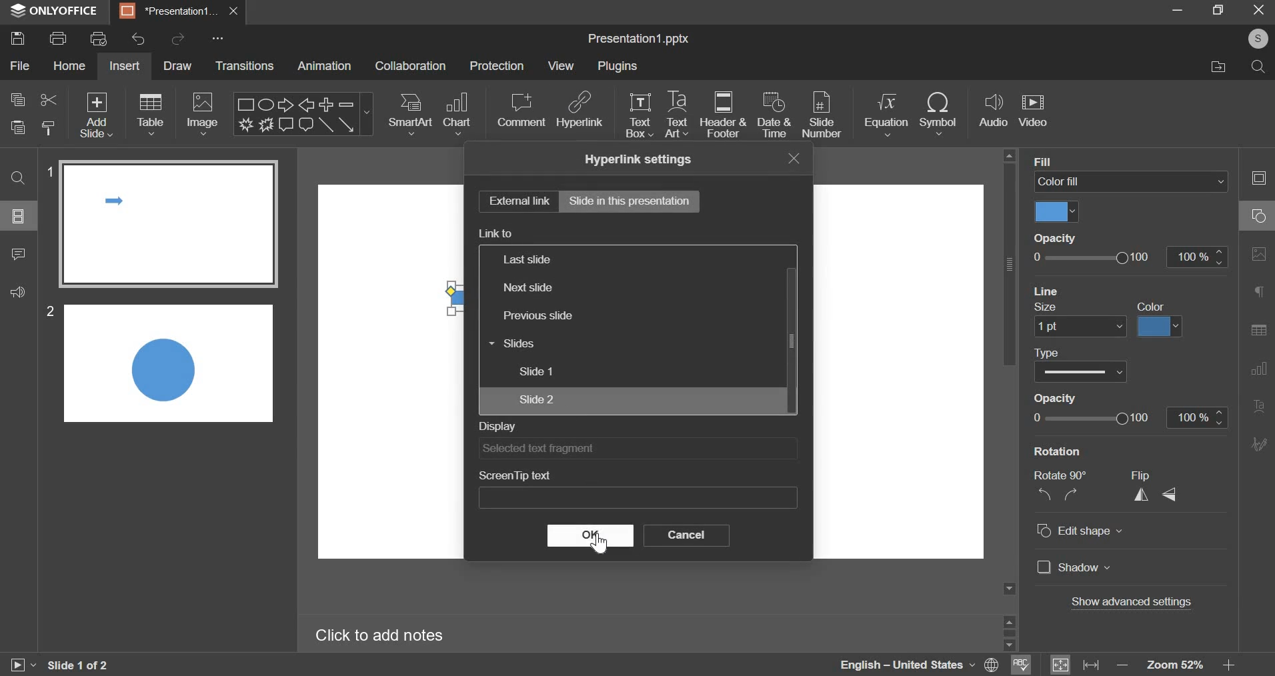  What do you see at coordinates (1062, 451) in the screenshot?
I see `rotation` at bounding box center [1062, 451].